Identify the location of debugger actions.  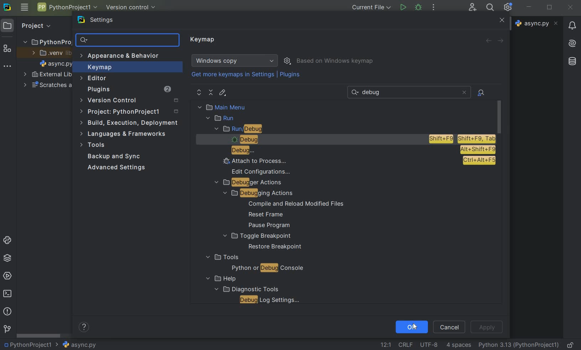
(248, 183).